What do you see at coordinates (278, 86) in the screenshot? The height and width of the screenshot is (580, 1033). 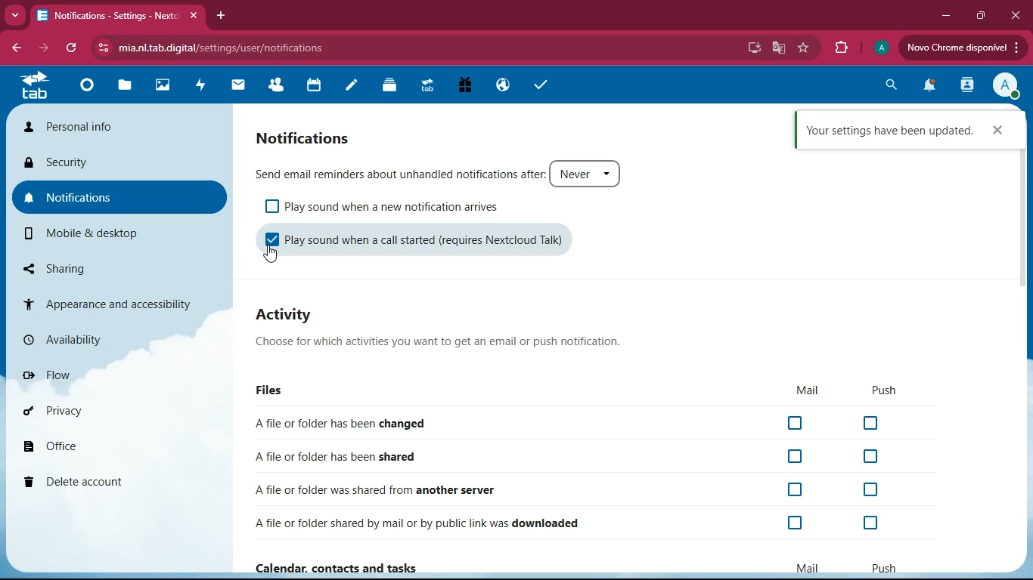 I see `friends` at bounding box center [278, 86].